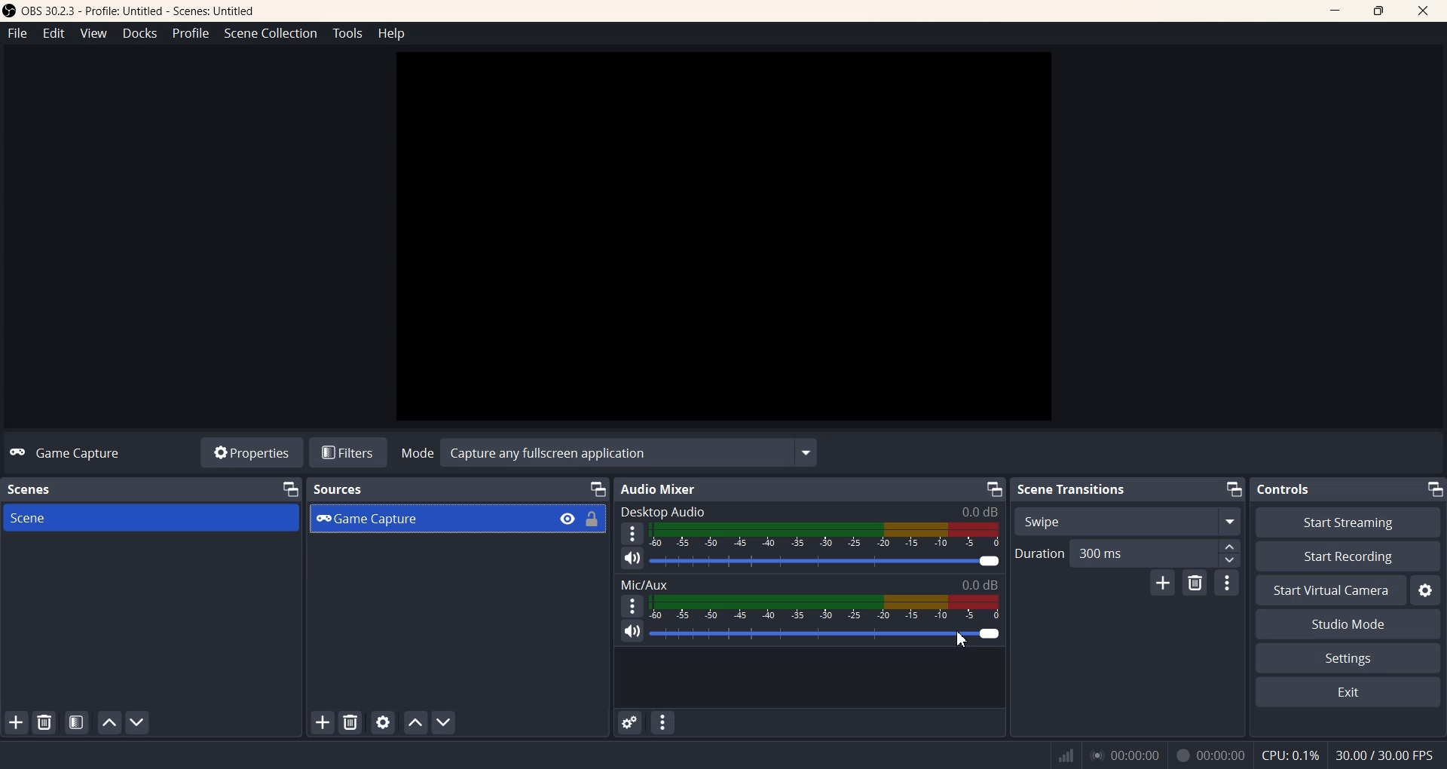 This screenshot has width=1447, height=769. What do you see at coordinates (1194, 584) in the screenshot?
I see `Remove Configurable transition` at bounding box center [1194, 584].